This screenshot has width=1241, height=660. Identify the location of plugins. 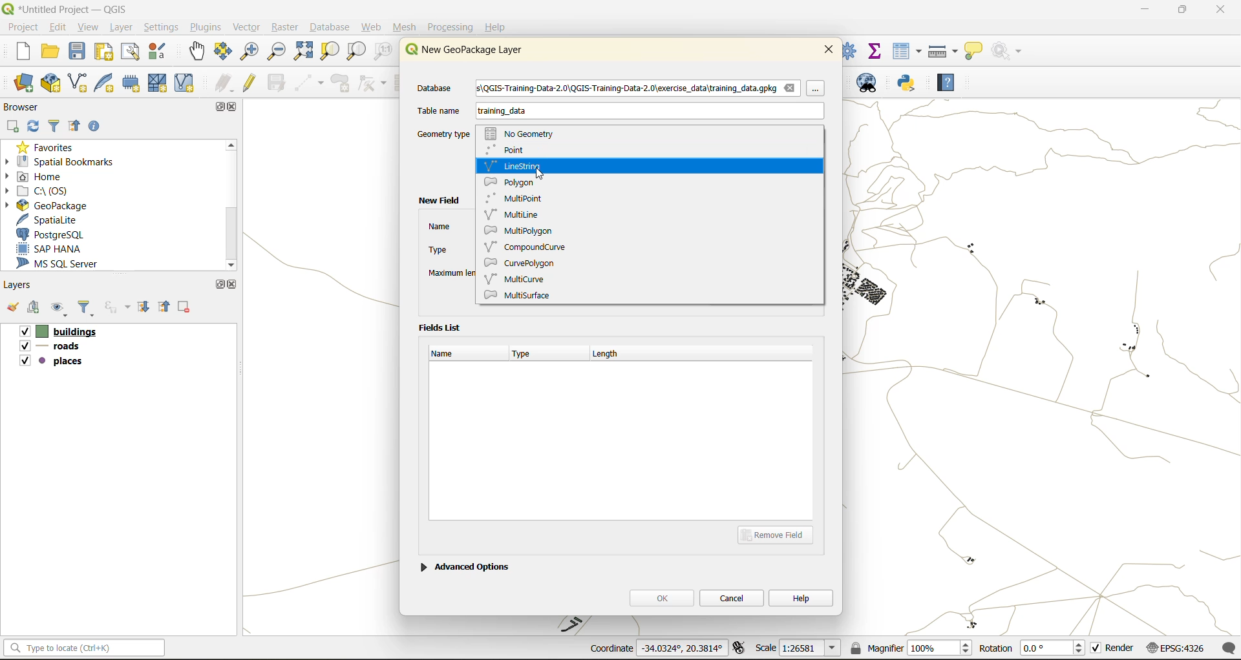
(205, 27).